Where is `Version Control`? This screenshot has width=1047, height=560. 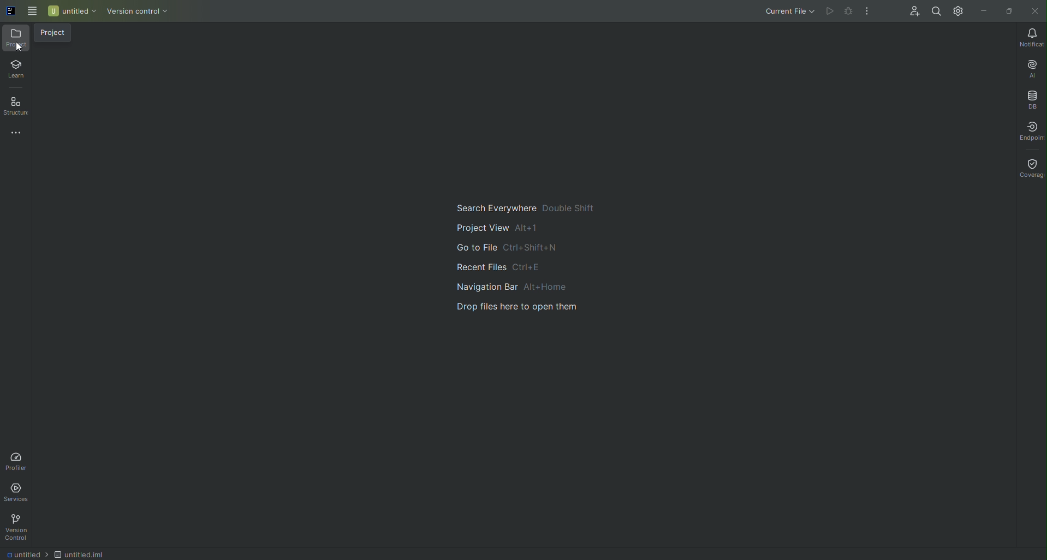 Version Control is located at coordinates (138, 12).